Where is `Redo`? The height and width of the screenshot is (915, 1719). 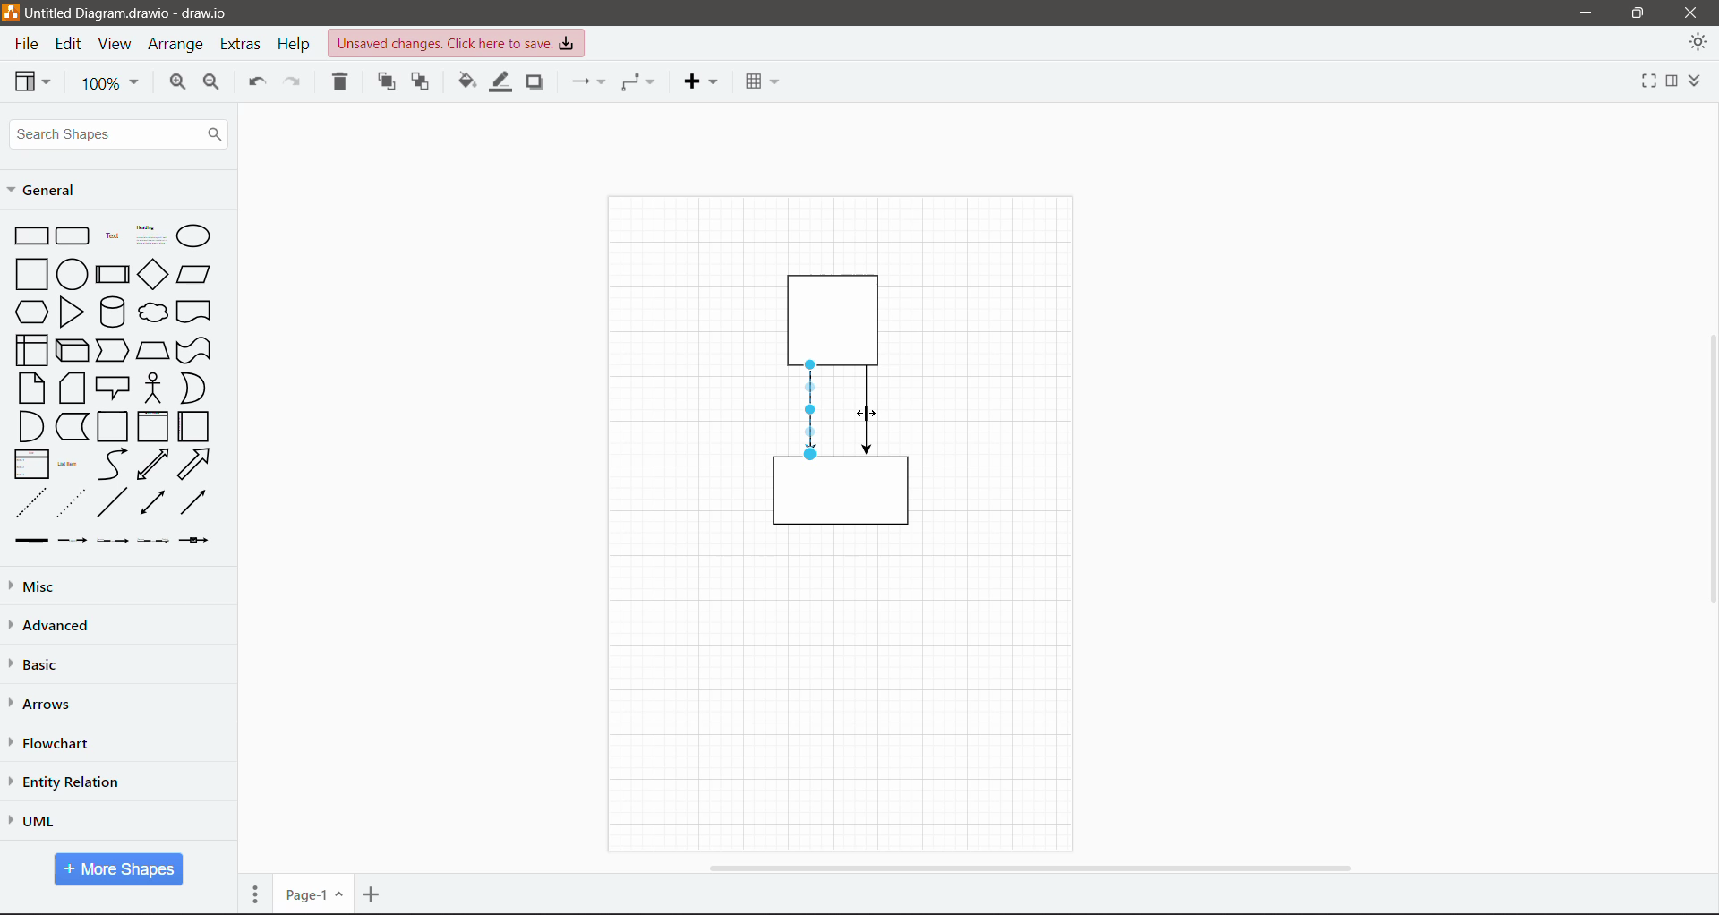
Redo is located at coordinates (295, 83).